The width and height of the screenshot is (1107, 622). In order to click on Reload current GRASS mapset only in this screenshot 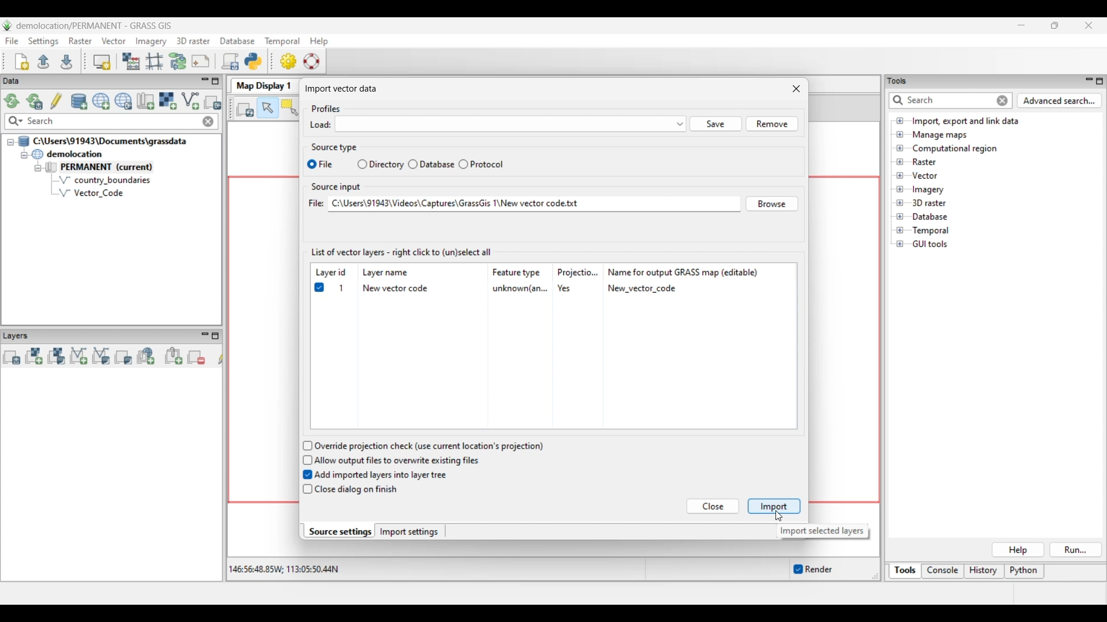, I will do `click(35, 101)`.